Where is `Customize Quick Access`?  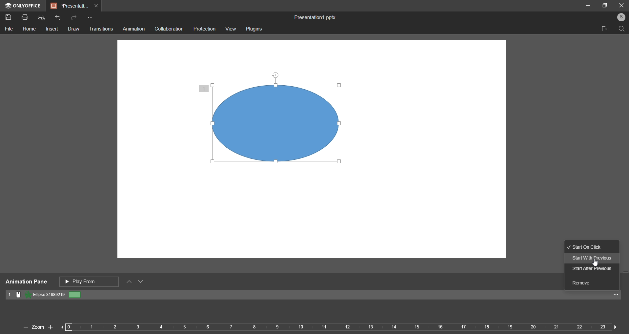 Customize Quick Access is located at coordinates (90, 18).